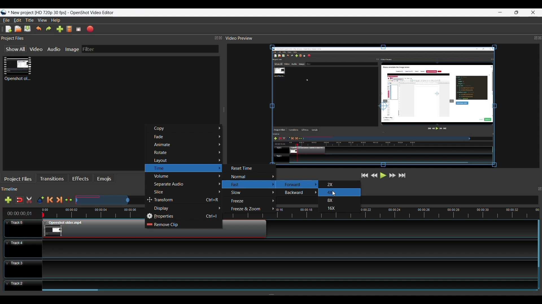 The height and width of the screenshot is (304, 542). Describe the element at coordinates (187, 192) in the screenshot. I see `Slice` at that location.